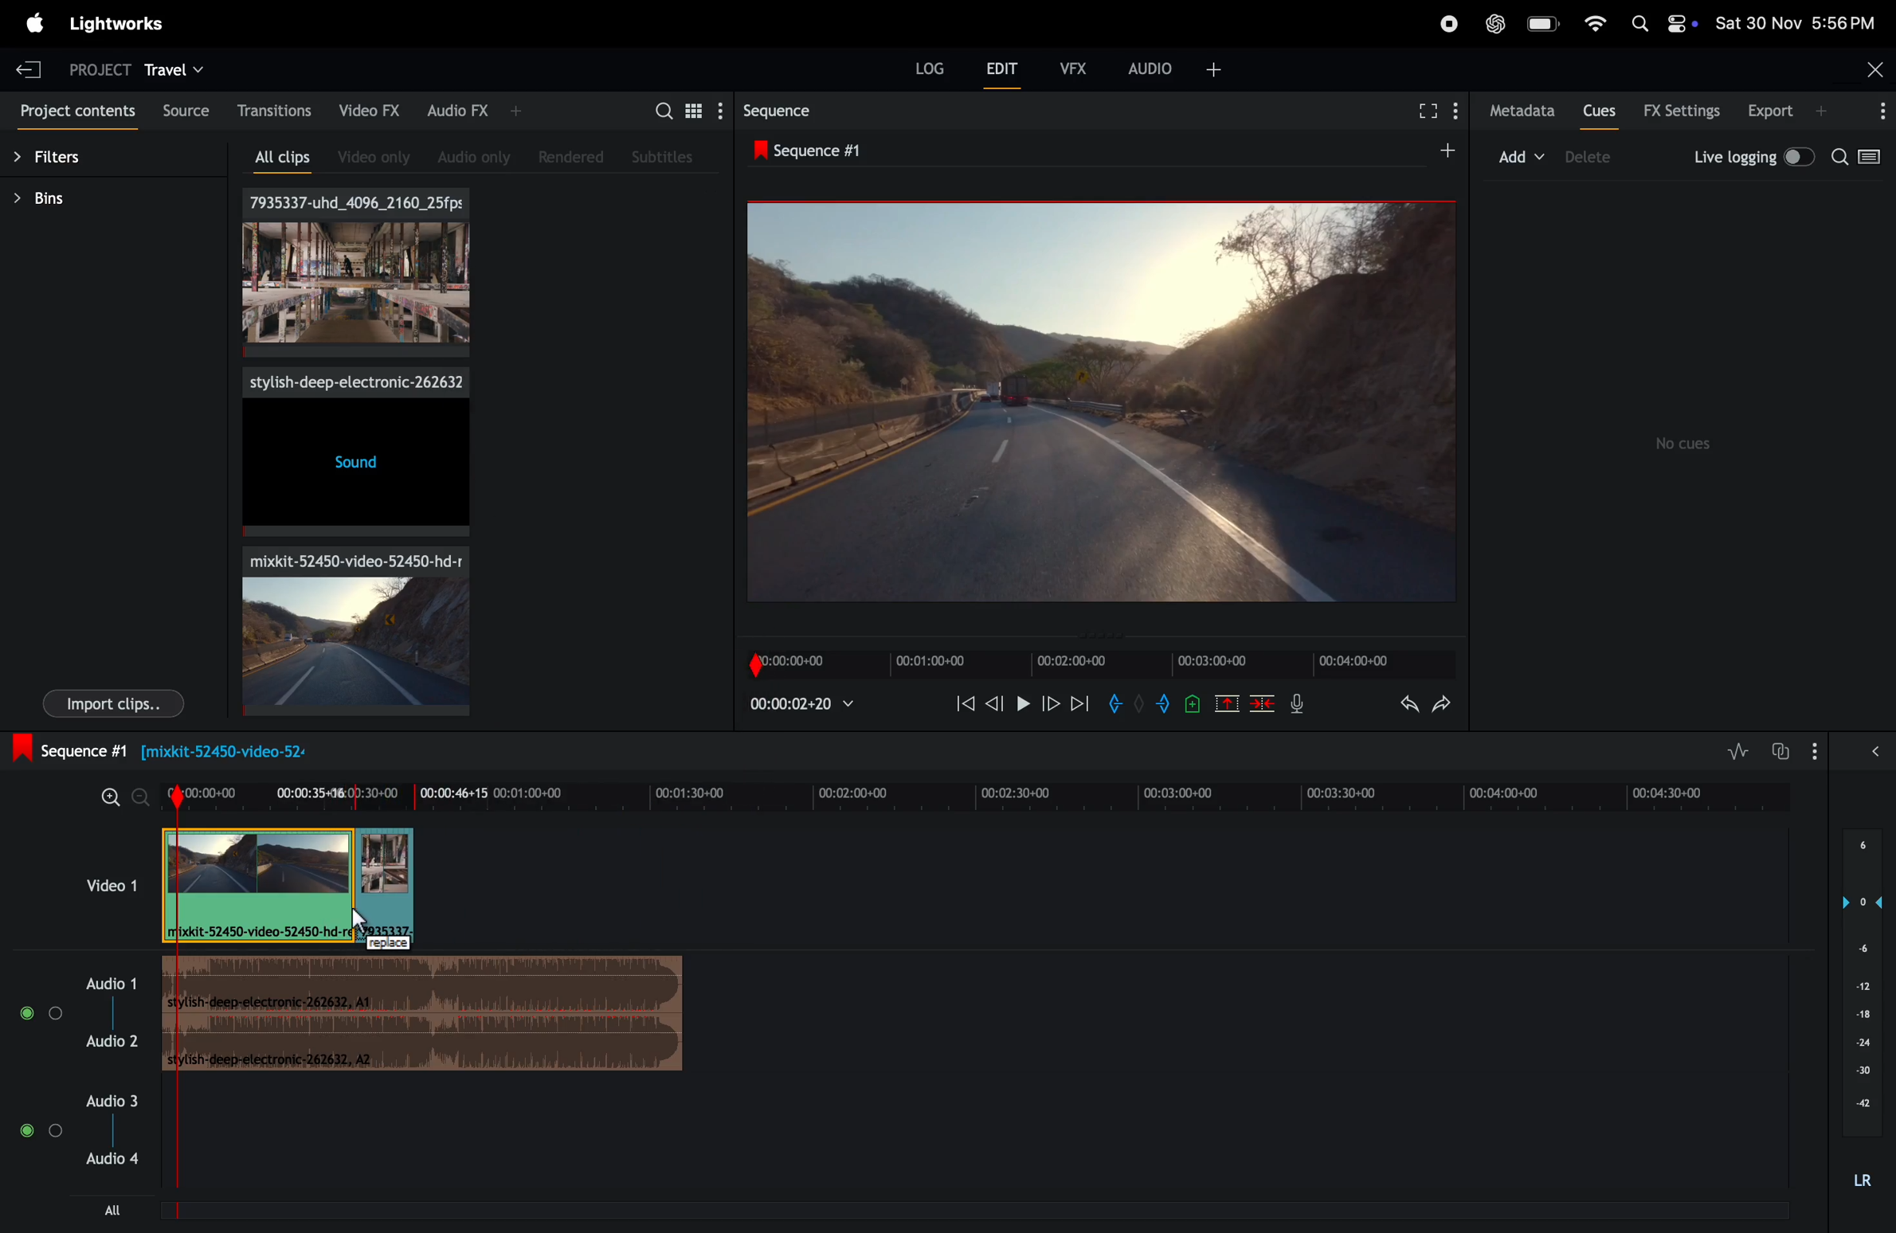 The width and height of the screenshot is (1896, 1233). I want to click on transactions, so click(274, 112).